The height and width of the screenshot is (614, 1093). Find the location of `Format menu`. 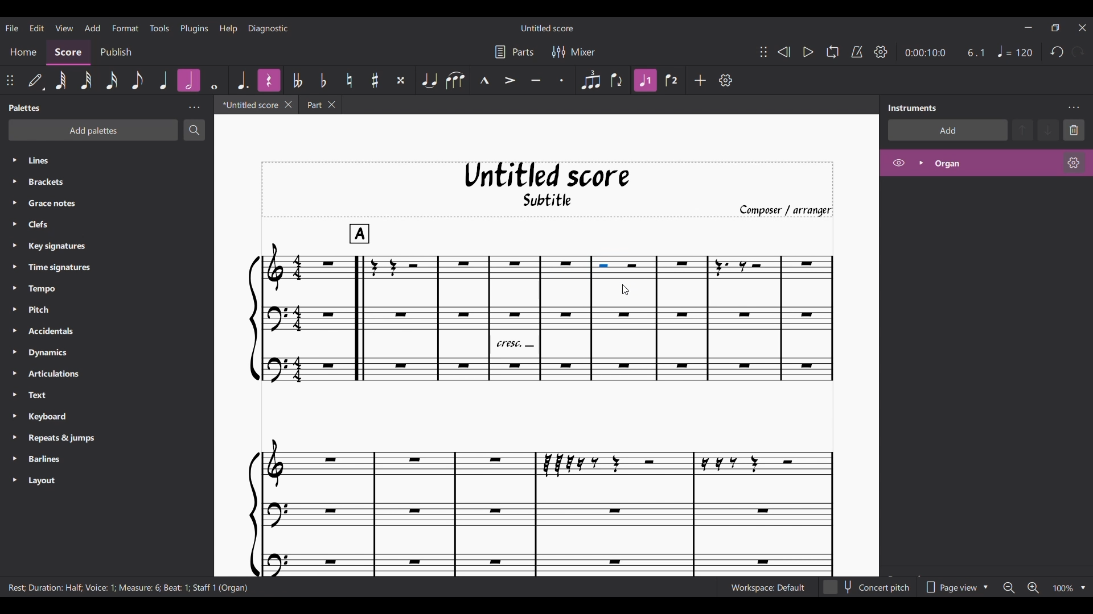

Format menu is located at coordinates (125, 26).